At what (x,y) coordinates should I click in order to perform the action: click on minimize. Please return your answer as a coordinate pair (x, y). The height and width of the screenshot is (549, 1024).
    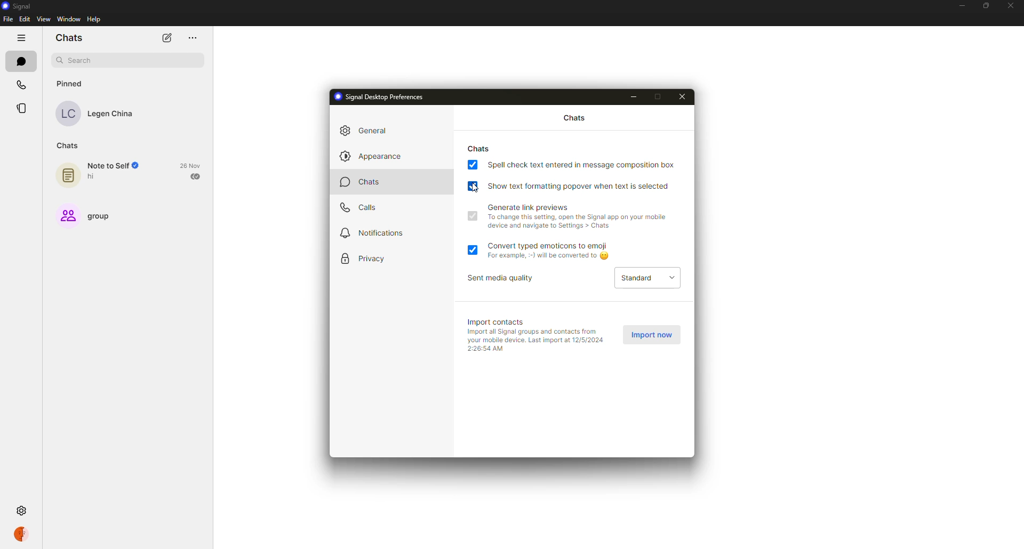
    Looking at the image, I should click on (637, 97).